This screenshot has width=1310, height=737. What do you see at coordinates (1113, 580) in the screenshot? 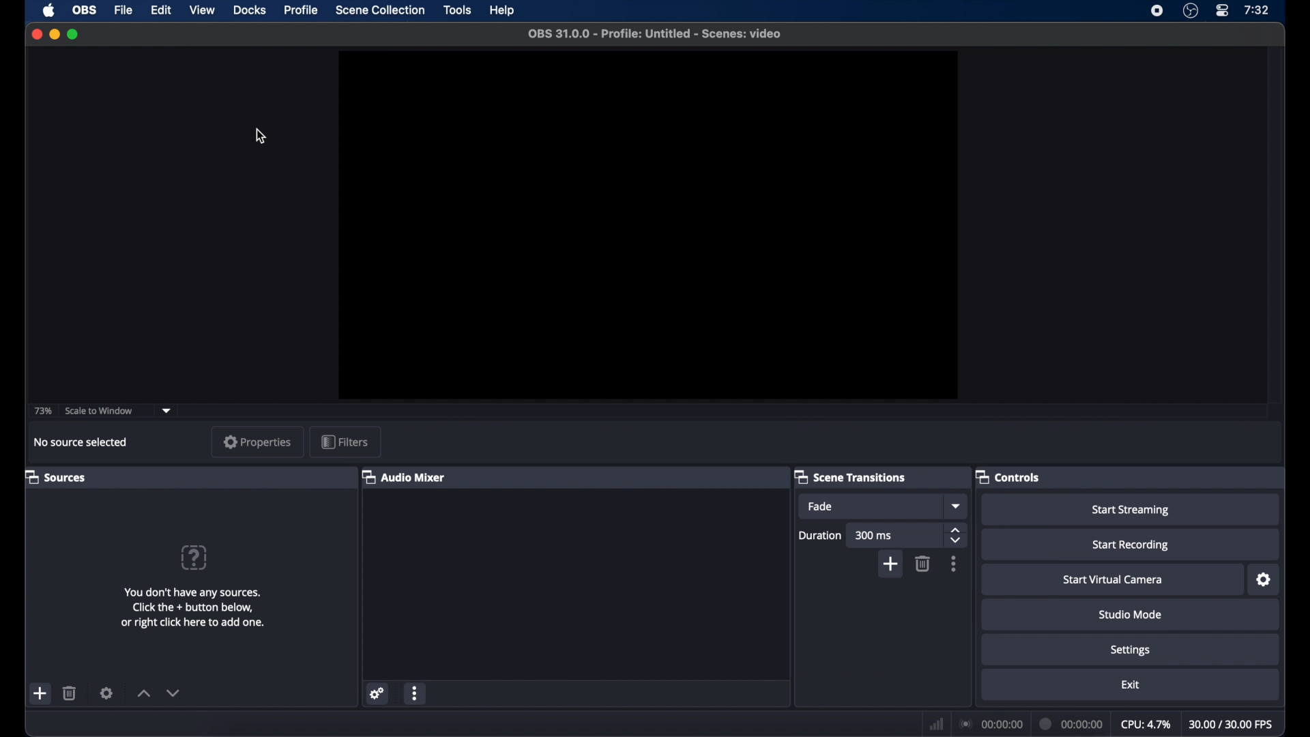
I see `start virtual camera` at bounding box center [1113, 580].